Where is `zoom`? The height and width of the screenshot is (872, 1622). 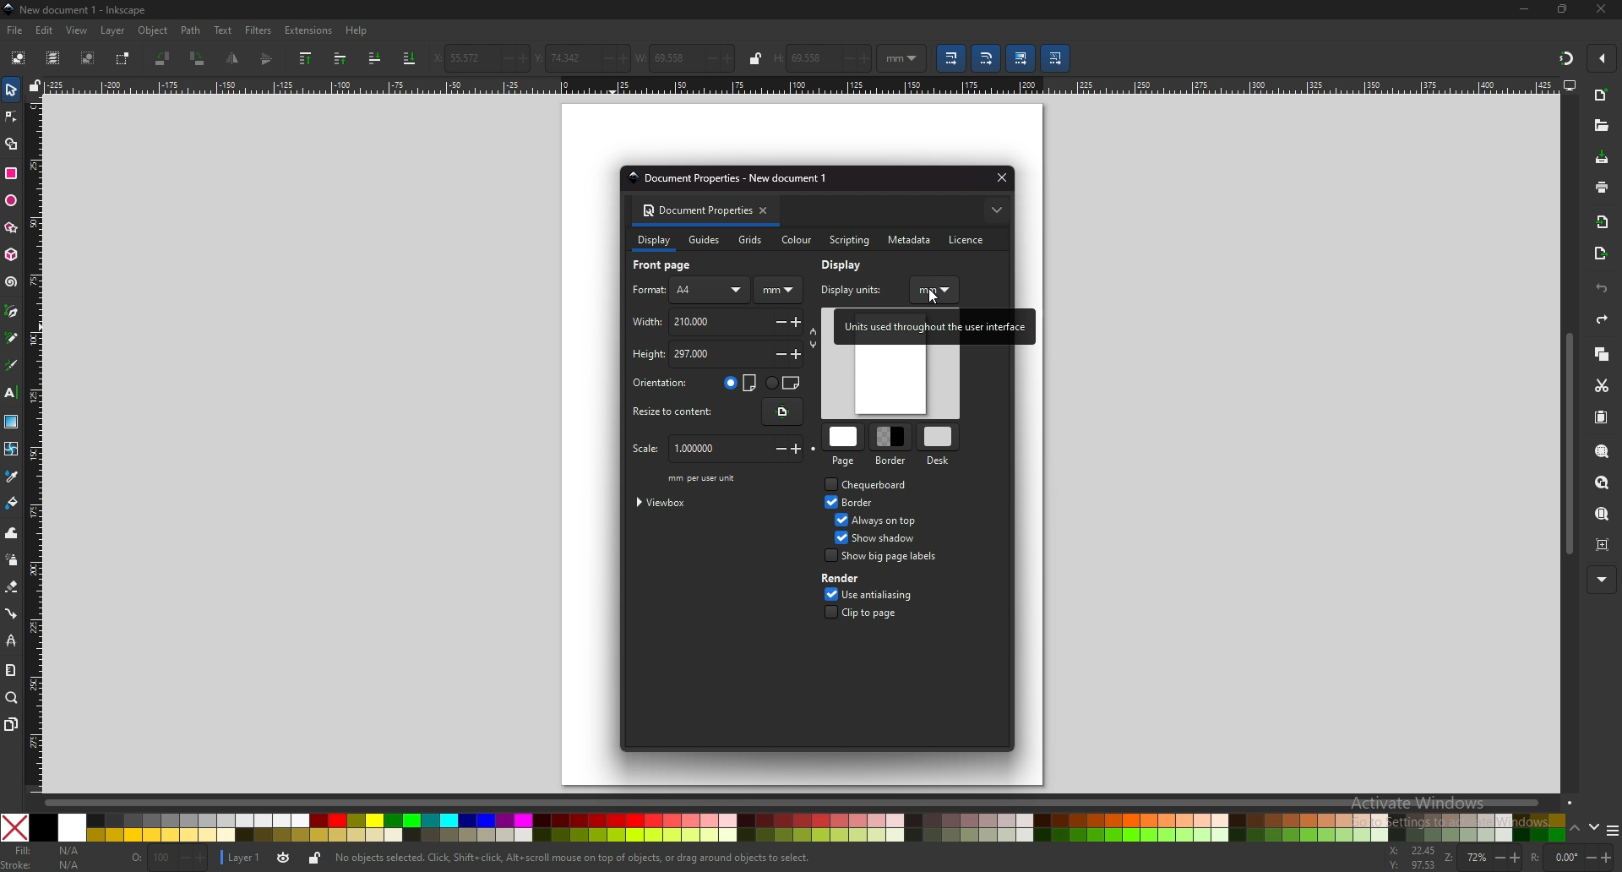
zoom is located at coordinates (11, 698).